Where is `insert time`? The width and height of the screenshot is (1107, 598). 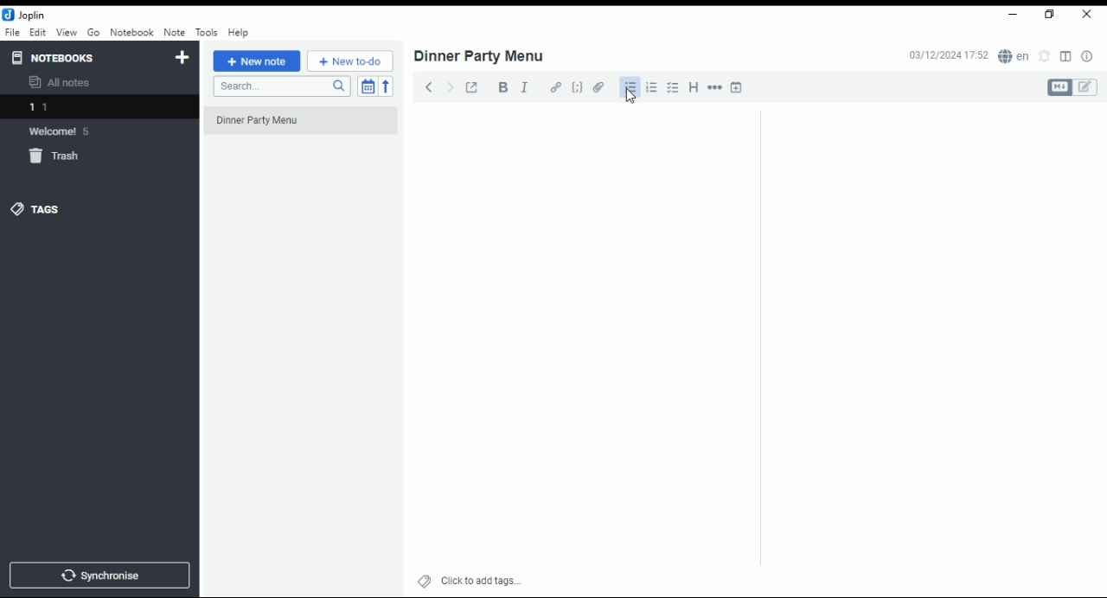
insert time is located at coordinates (736, 86).